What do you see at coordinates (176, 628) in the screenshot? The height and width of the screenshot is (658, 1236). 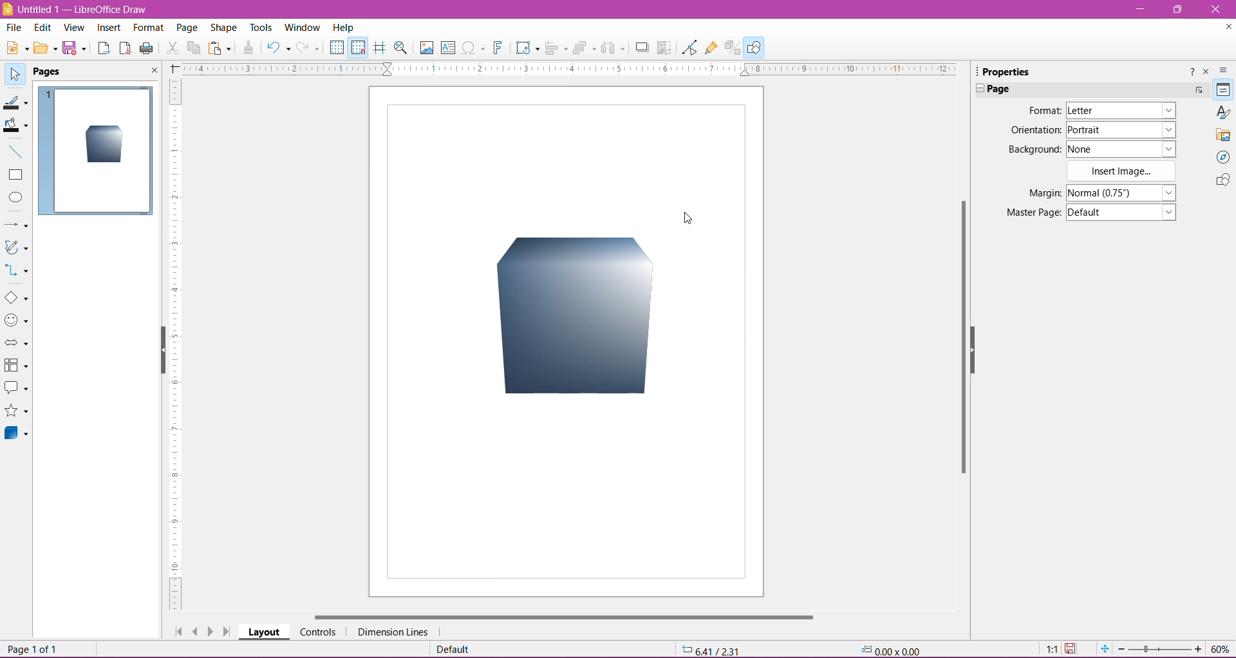 I see `Scroll to first page` at bounding box center [176, 628].